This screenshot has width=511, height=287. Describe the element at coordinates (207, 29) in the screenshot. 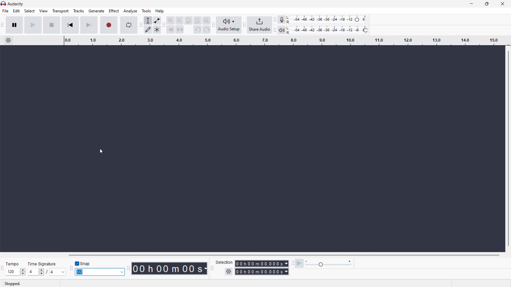

I see `redo` at that location.